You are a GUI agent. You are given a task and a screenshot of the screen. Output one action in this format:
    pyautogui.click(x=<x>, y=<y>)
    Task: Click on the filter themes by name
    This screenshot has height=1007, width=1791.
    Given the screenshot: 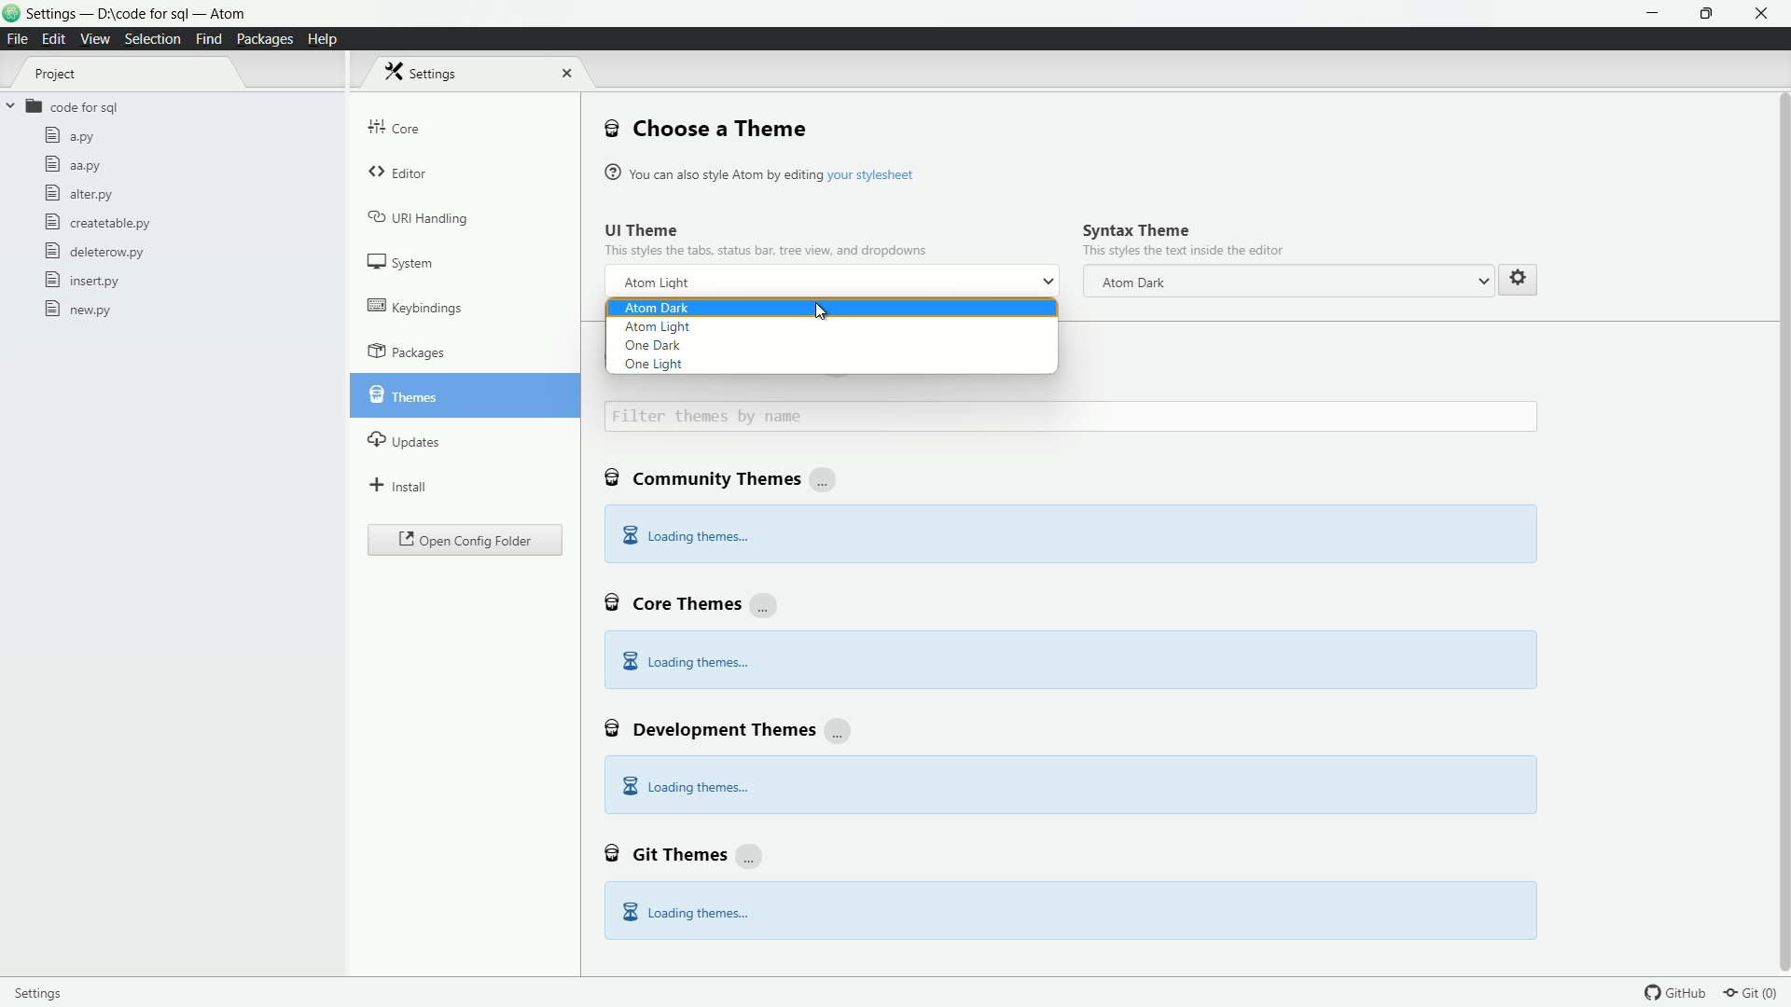 What is the action you would take?
    pyautogui.click(x=1071, y=417)
    